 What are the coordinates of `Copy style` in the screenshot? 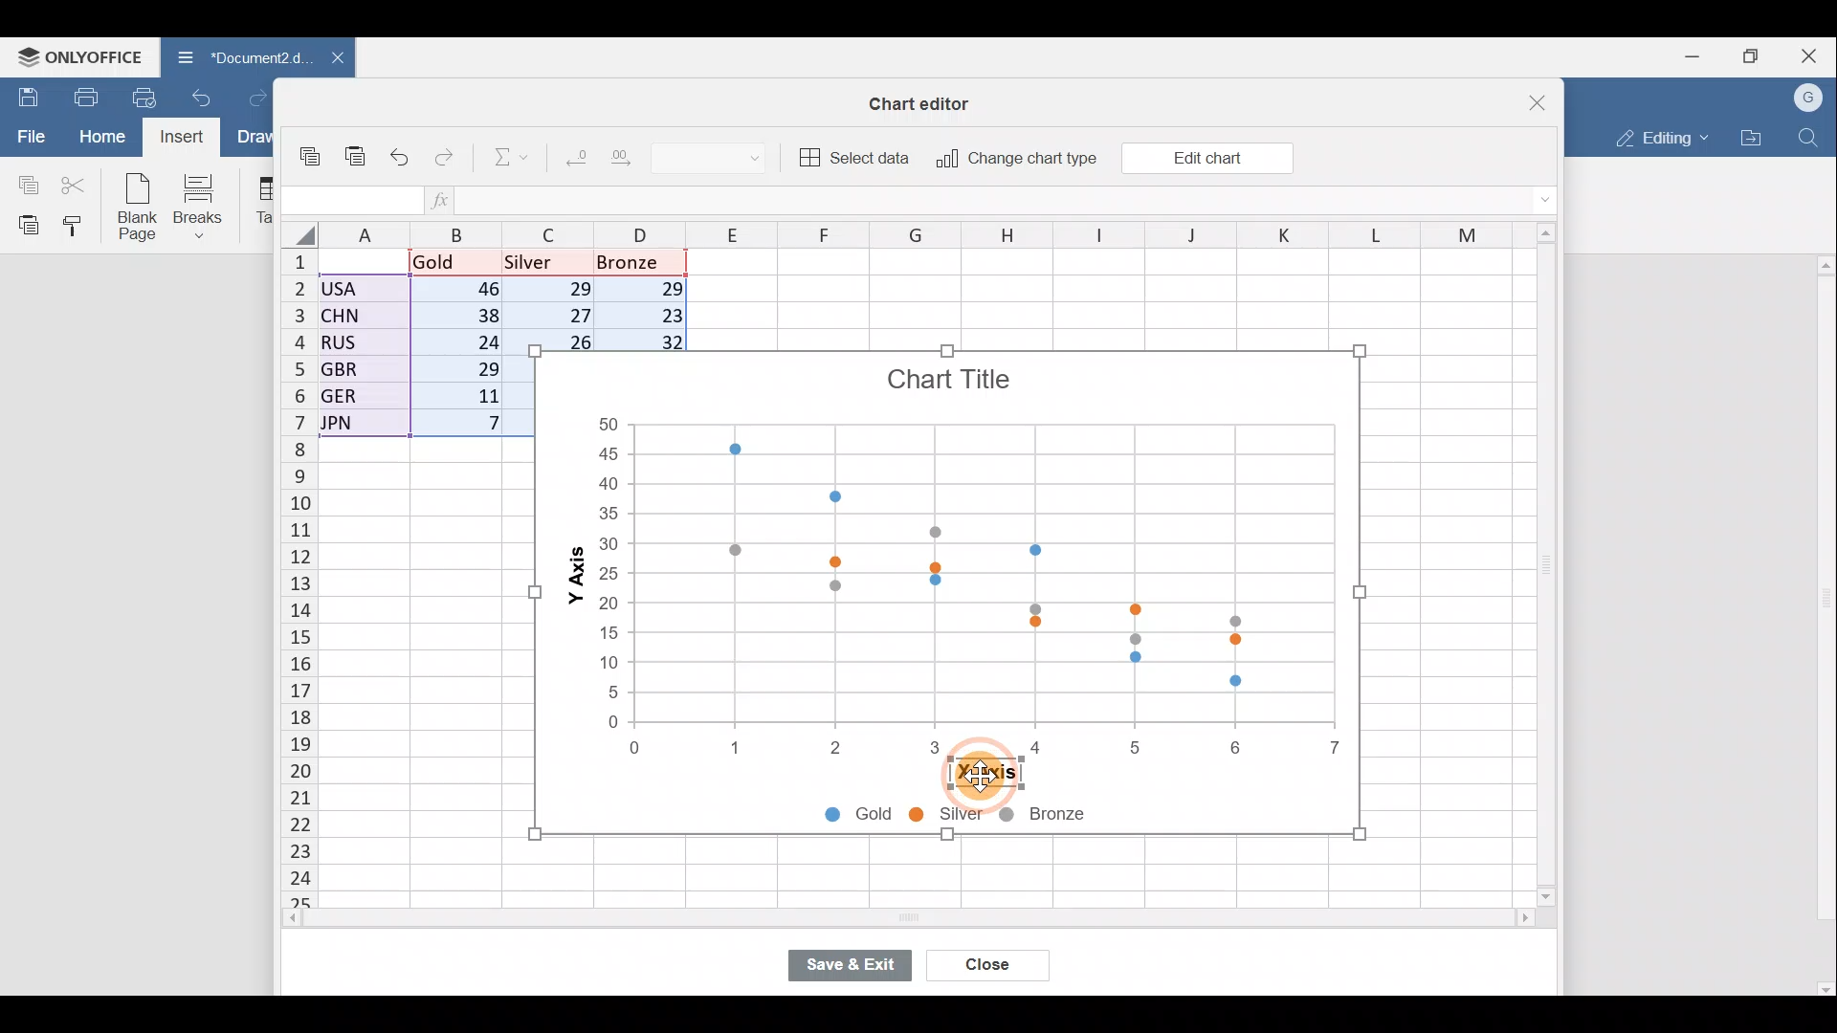 It's located at (78, 228).